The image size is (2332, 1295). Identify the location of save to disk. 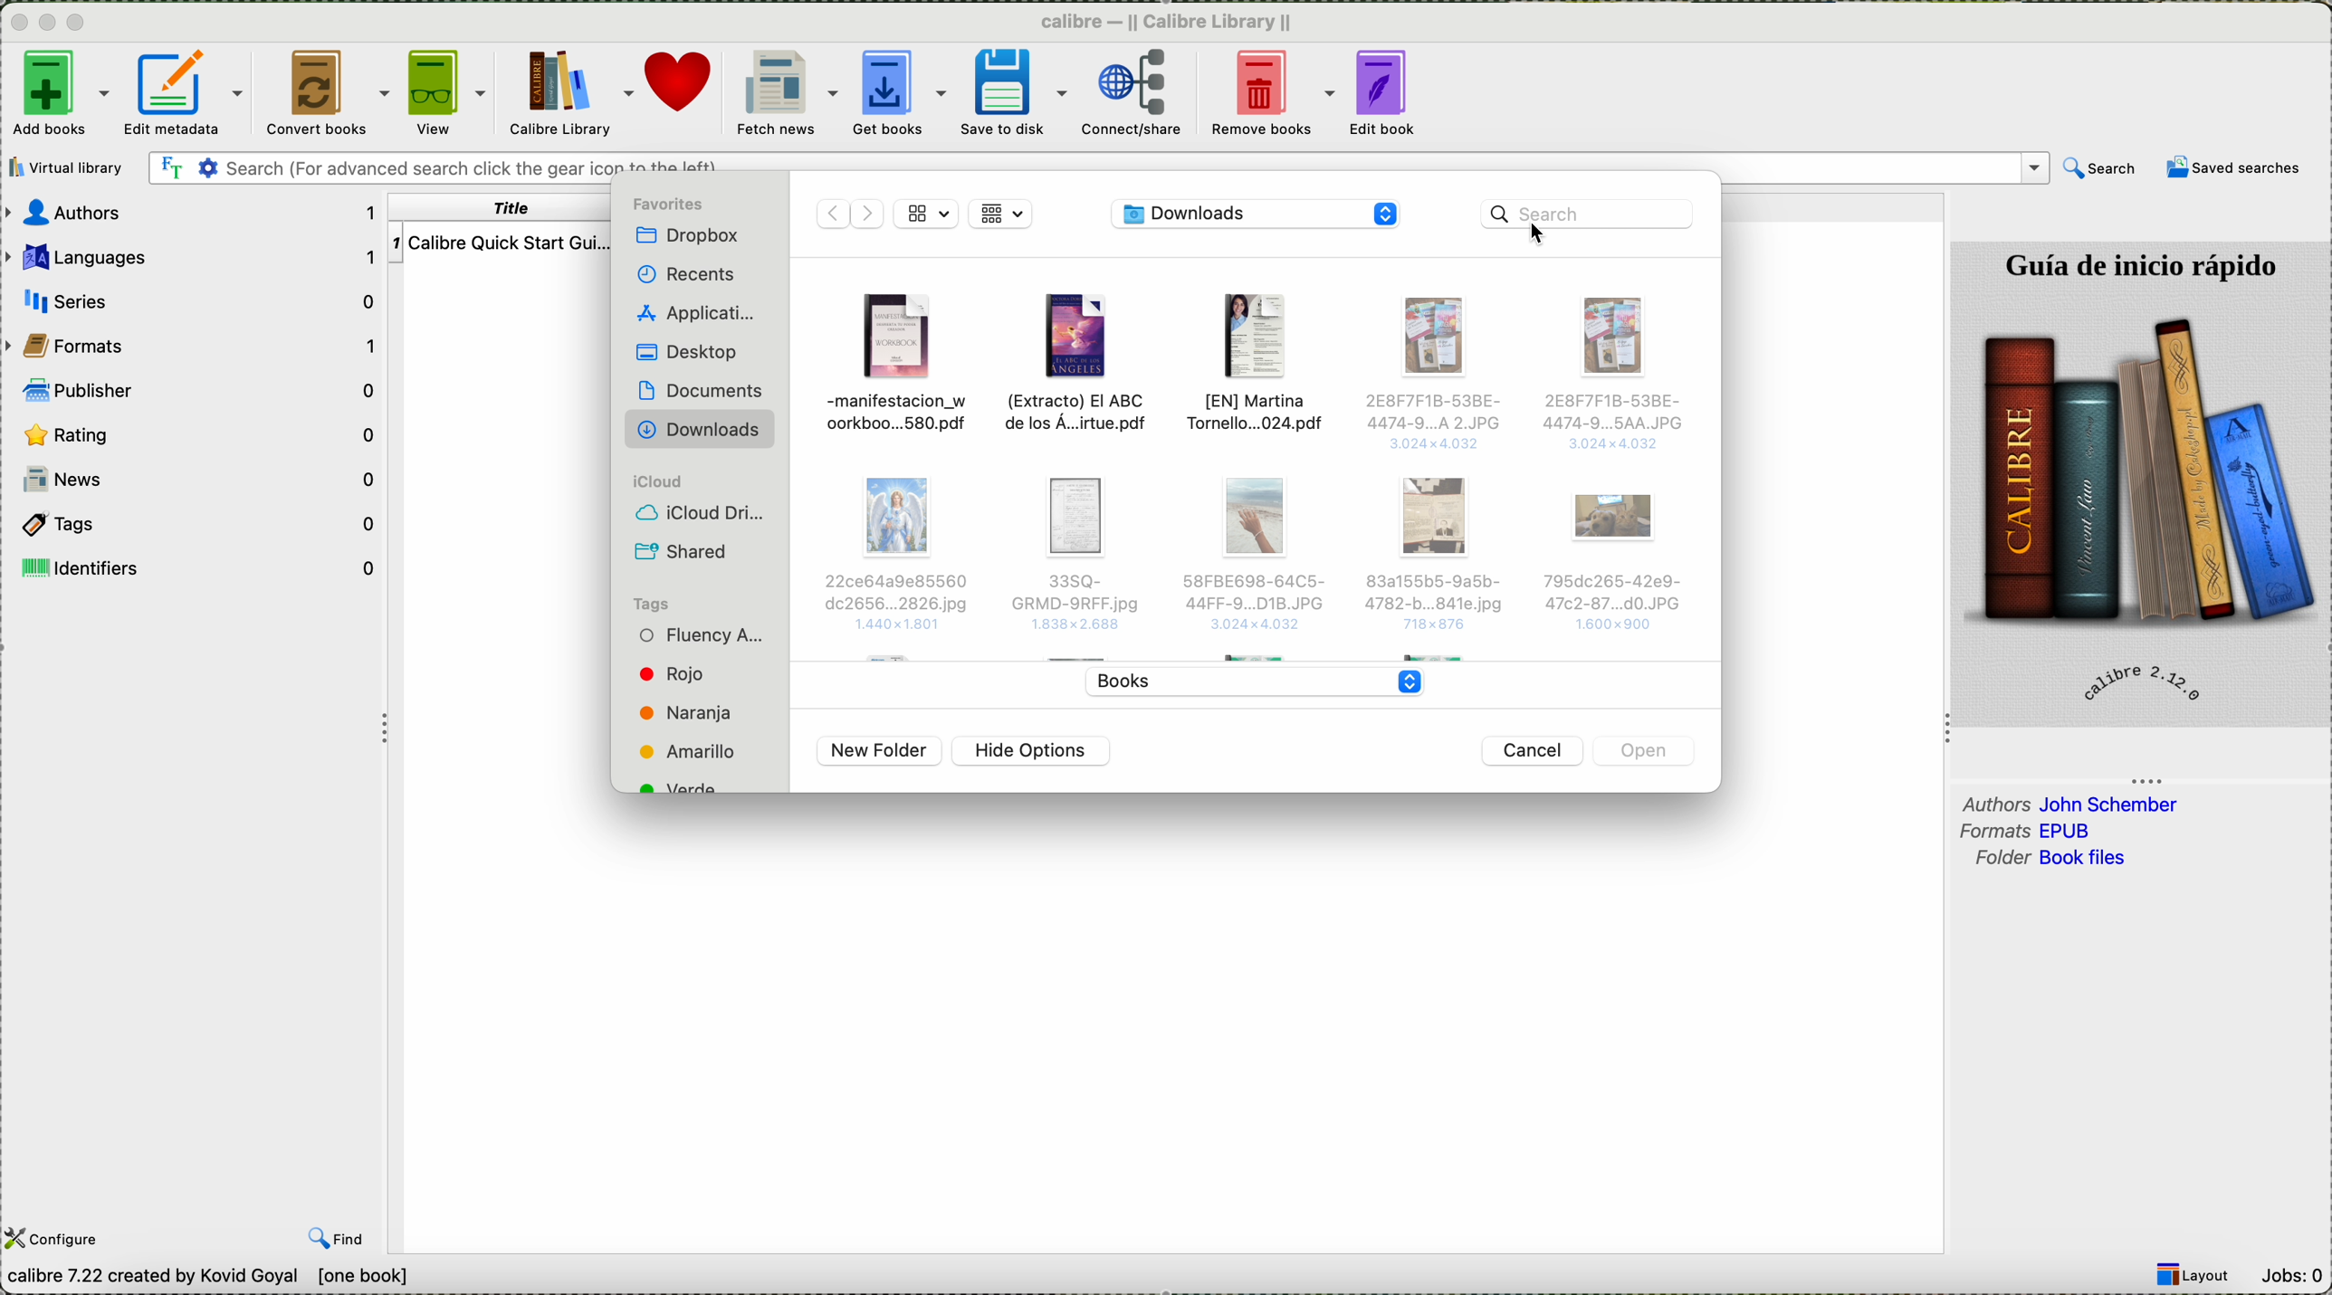
(1010, 92).